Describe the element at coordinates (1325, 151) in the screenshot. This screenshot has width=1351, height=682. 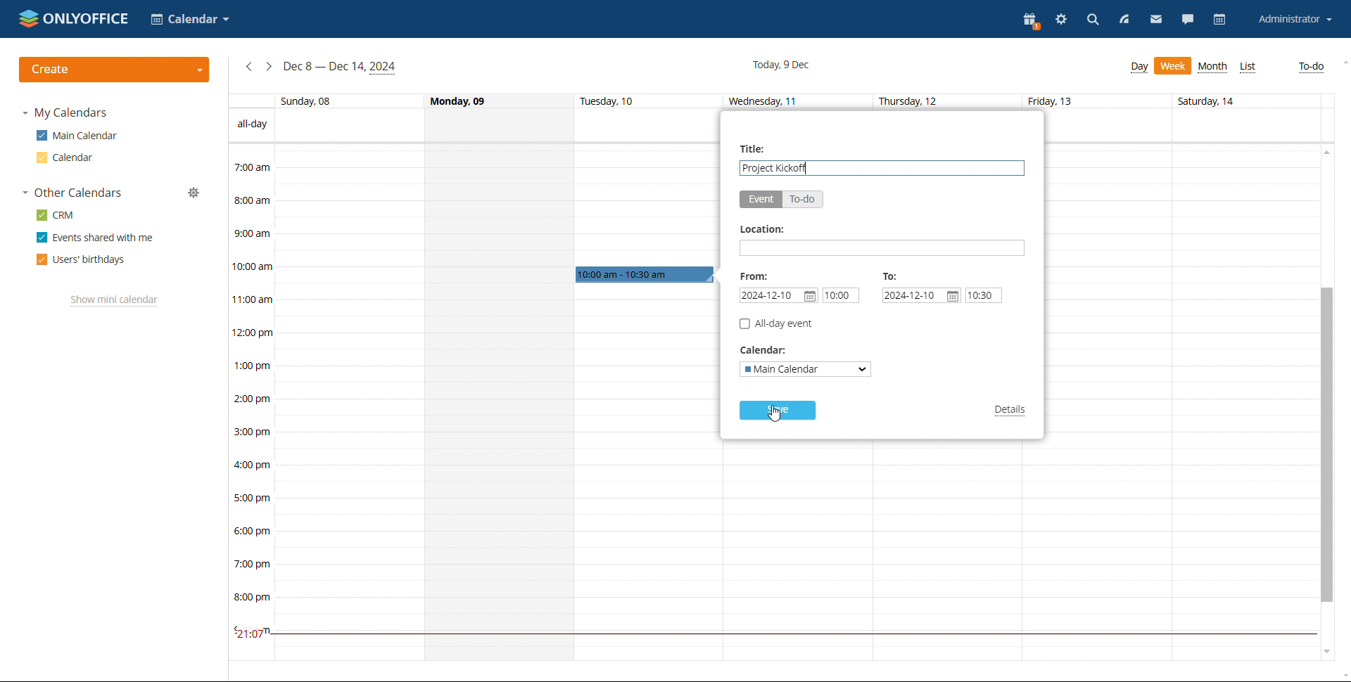
I see `scroll up` at that location.